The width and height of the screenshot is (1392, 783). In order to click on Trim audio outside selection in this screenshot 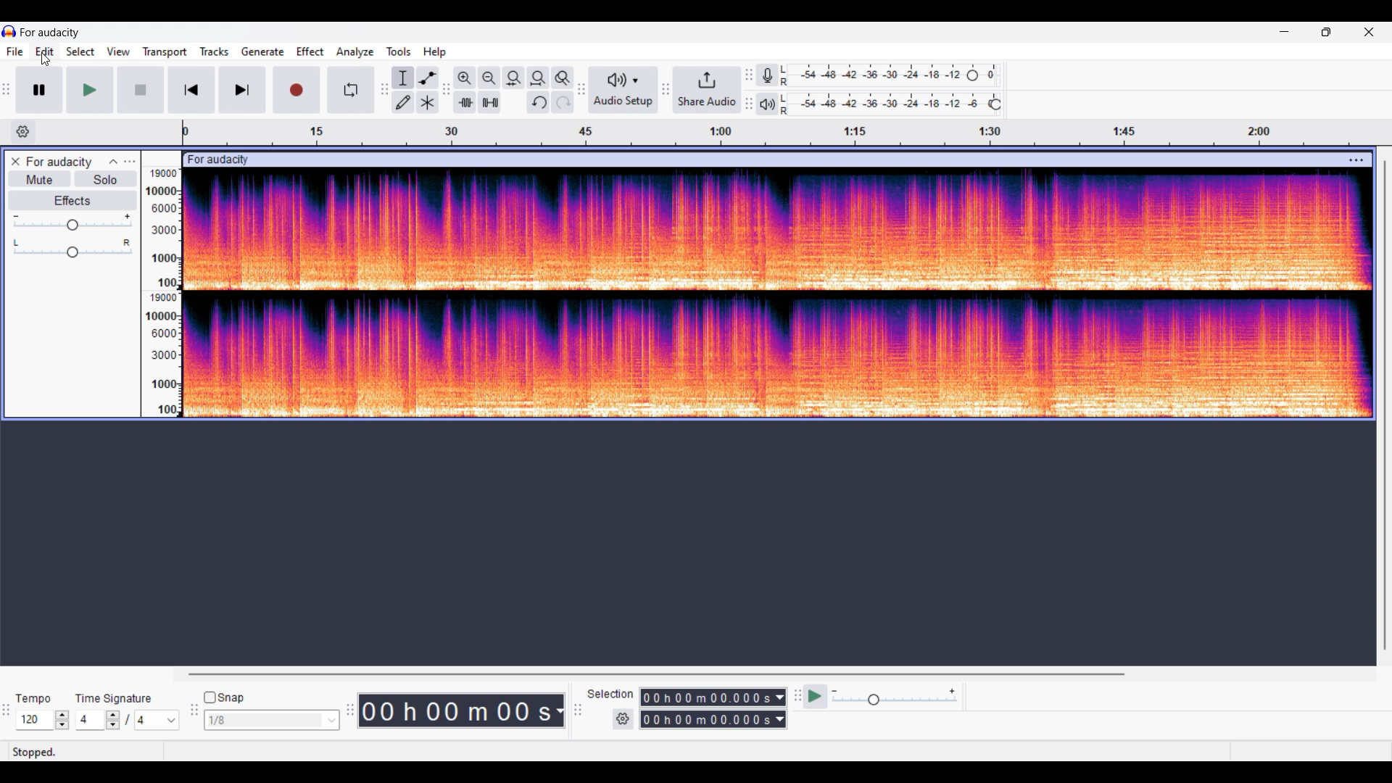, I will do `click(465, 102)`.